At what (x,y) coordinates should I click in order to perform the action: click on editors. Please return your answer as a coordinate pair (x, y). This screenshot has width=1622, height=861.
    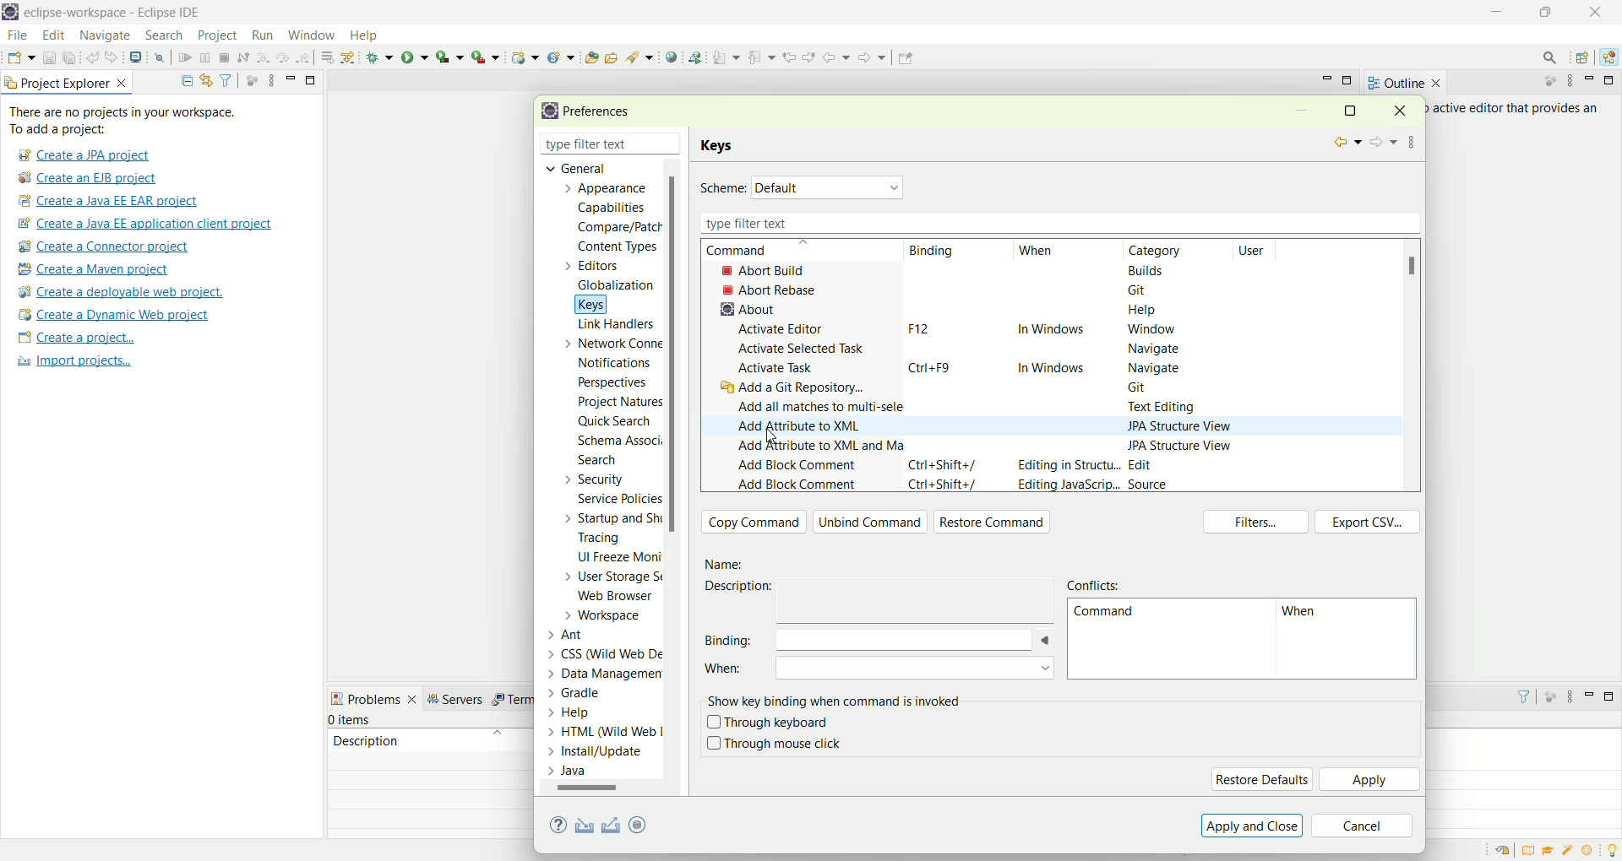
    Looking at the image, I should click on (601, 265).